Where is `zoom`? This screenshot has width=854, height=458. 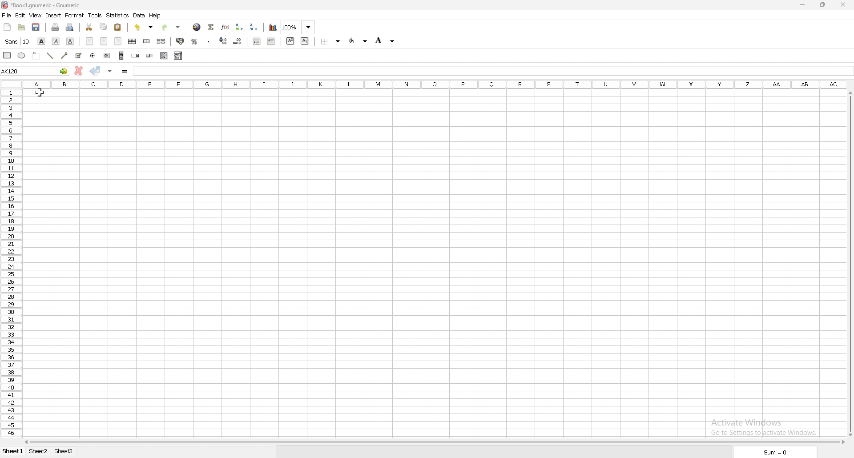 zoom is located at coordinates (298, 27).